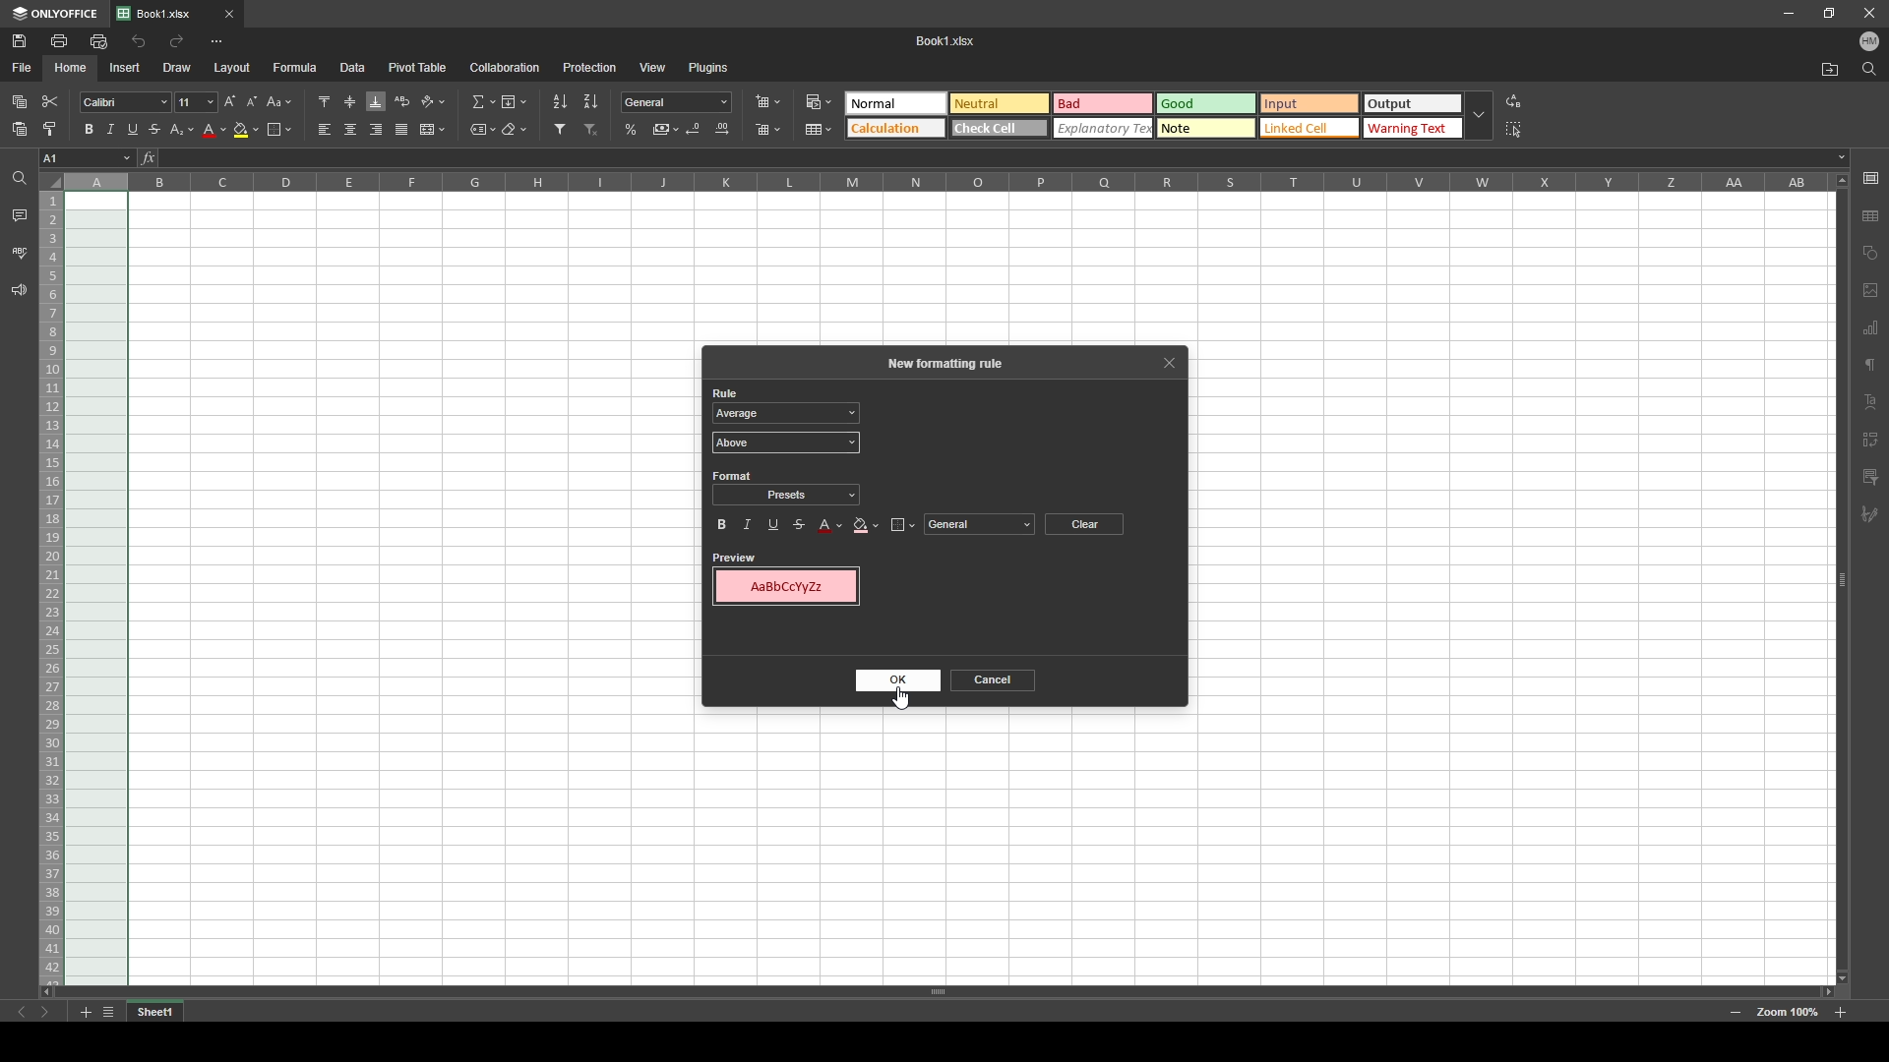 The image size is (1889, 1062). I want to click on cancel, so click(993, 679).